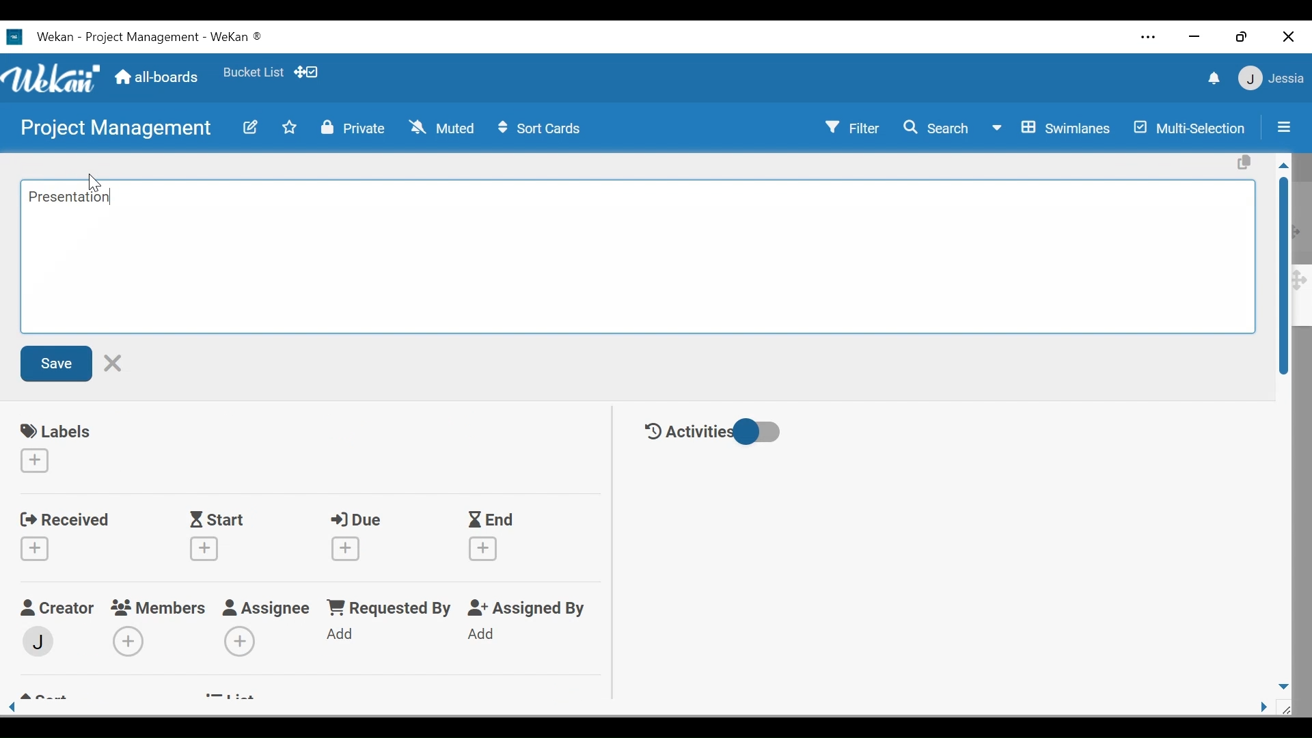  Describe the element at coordinates (56, 607) in the screenshot. I see `Craetor` at that location.